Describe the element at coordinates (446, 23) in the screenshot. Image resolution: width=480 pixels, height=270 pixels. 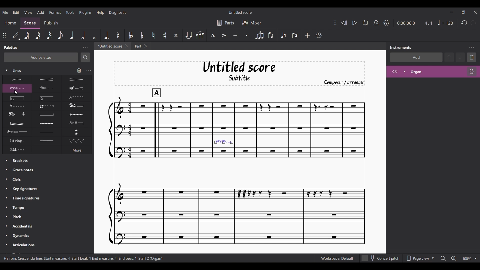
I see `Quarter note` at that location.